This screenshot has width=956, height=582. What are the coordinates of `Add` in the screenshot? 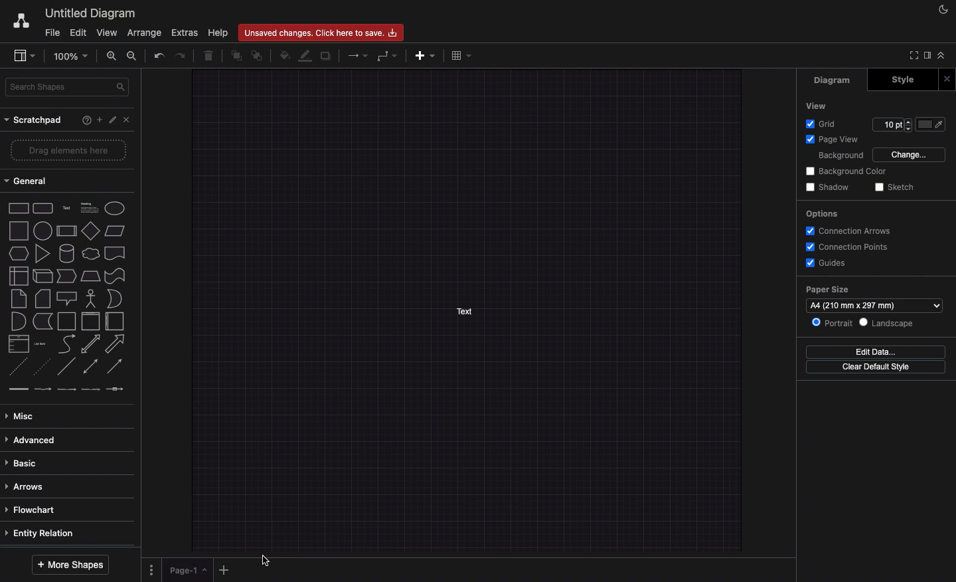 It's located at (224, 570).